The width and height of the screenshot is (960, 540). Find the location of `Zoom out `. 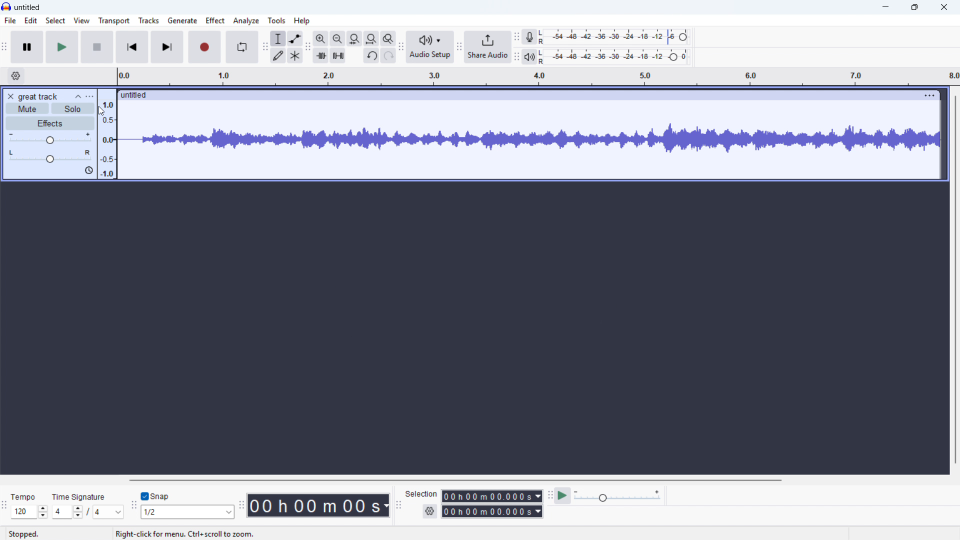

Zoom out  is located at coordinates (337, 38).